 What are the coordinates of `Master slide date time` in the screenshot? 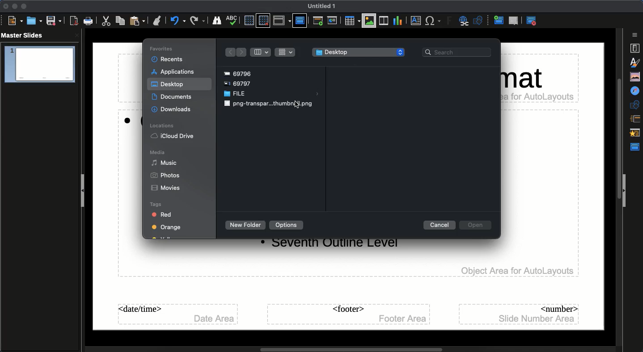 It's located at (176, 314).